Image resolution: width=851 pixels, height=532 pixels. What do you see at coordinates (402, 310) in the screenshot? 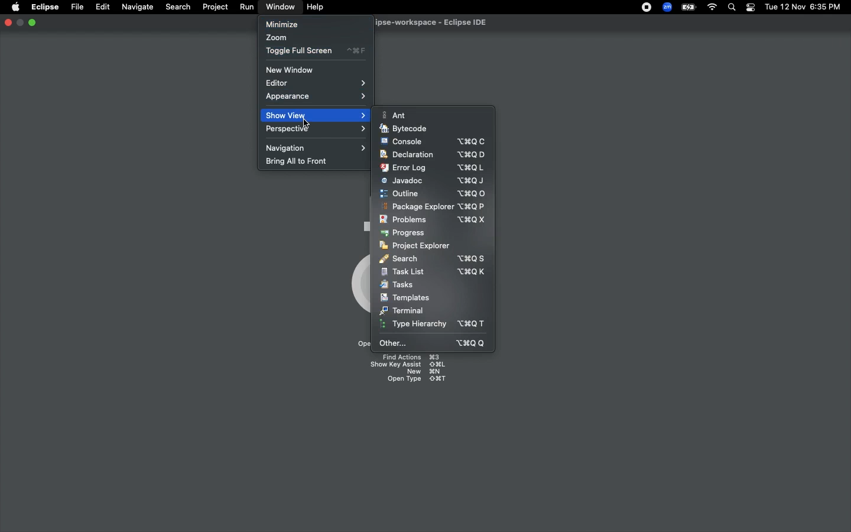
I see `Terminal` at bounding box center [402, 310].